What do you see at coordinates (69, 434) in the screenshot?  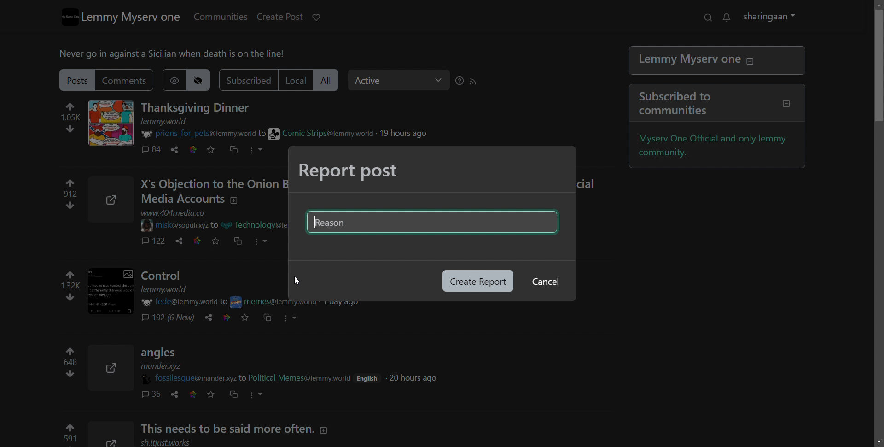 I see `upvote ` at bounding box center [69, 434].